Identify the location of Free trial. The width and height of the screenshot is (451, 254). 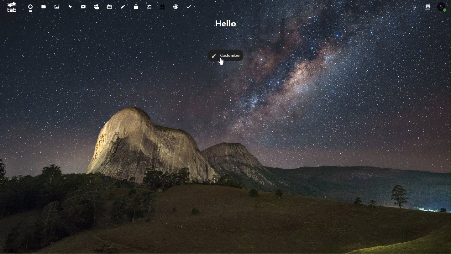
(161, 6).